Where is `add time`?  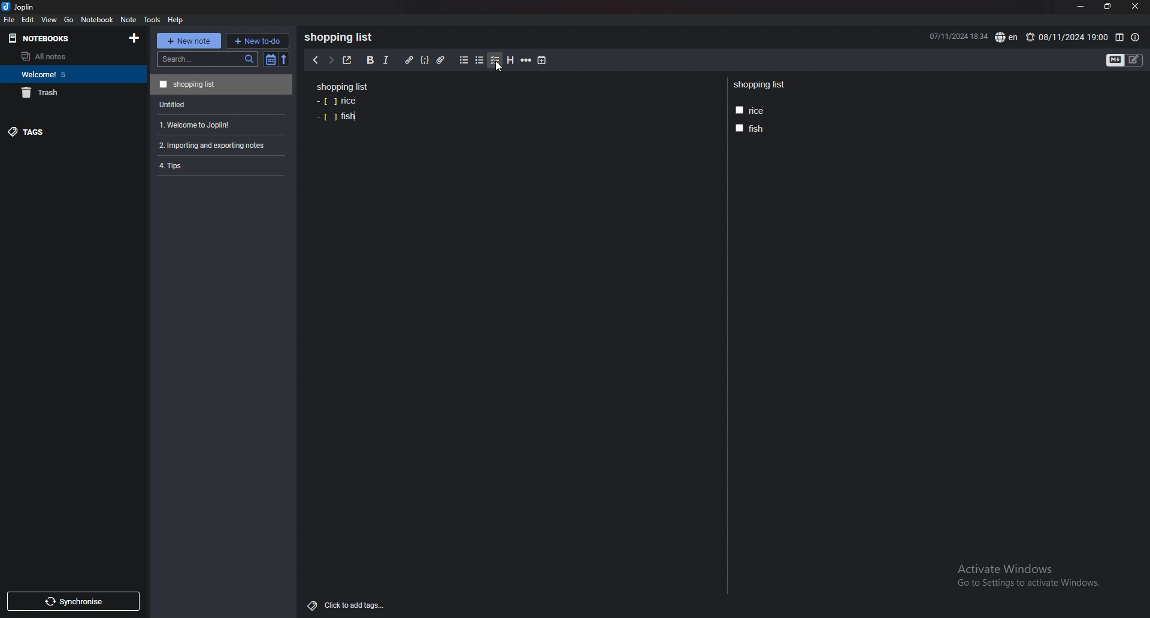 add time is located at coordinates (543, 60).